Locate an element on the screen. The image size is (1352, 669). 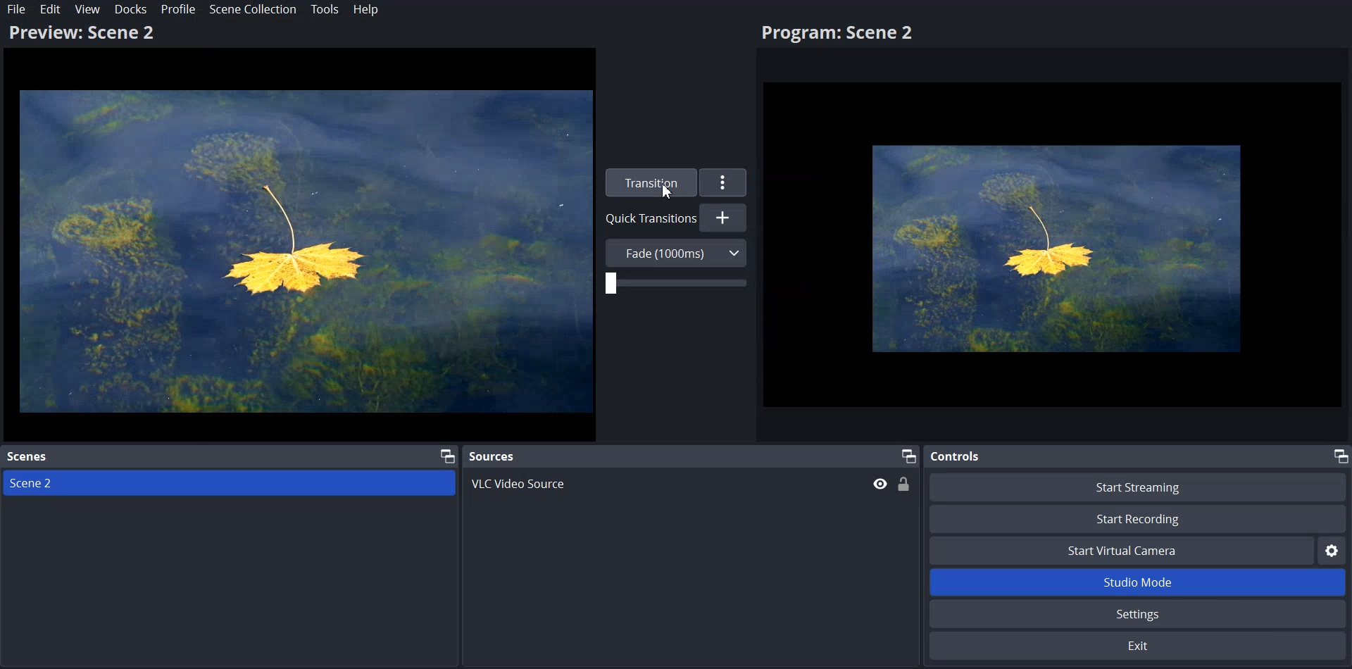
Tools is located at coordinates (325, 10).